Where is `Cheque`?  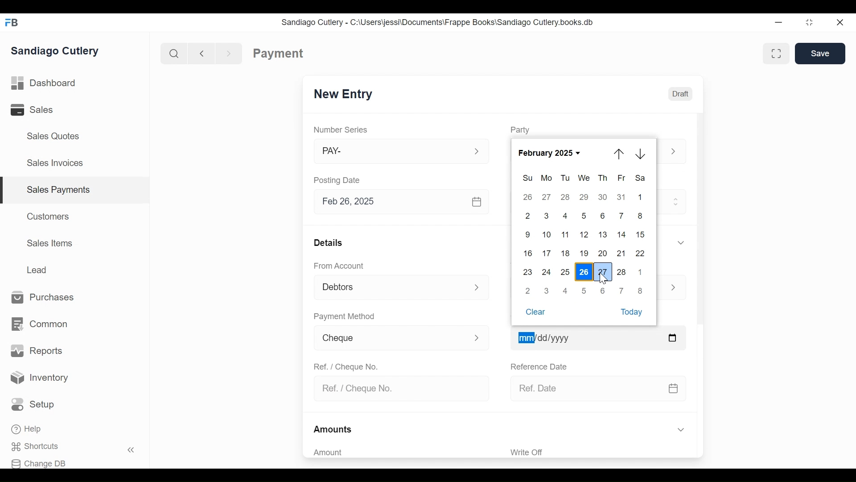 Cheque is located at coordinates (387, 338).